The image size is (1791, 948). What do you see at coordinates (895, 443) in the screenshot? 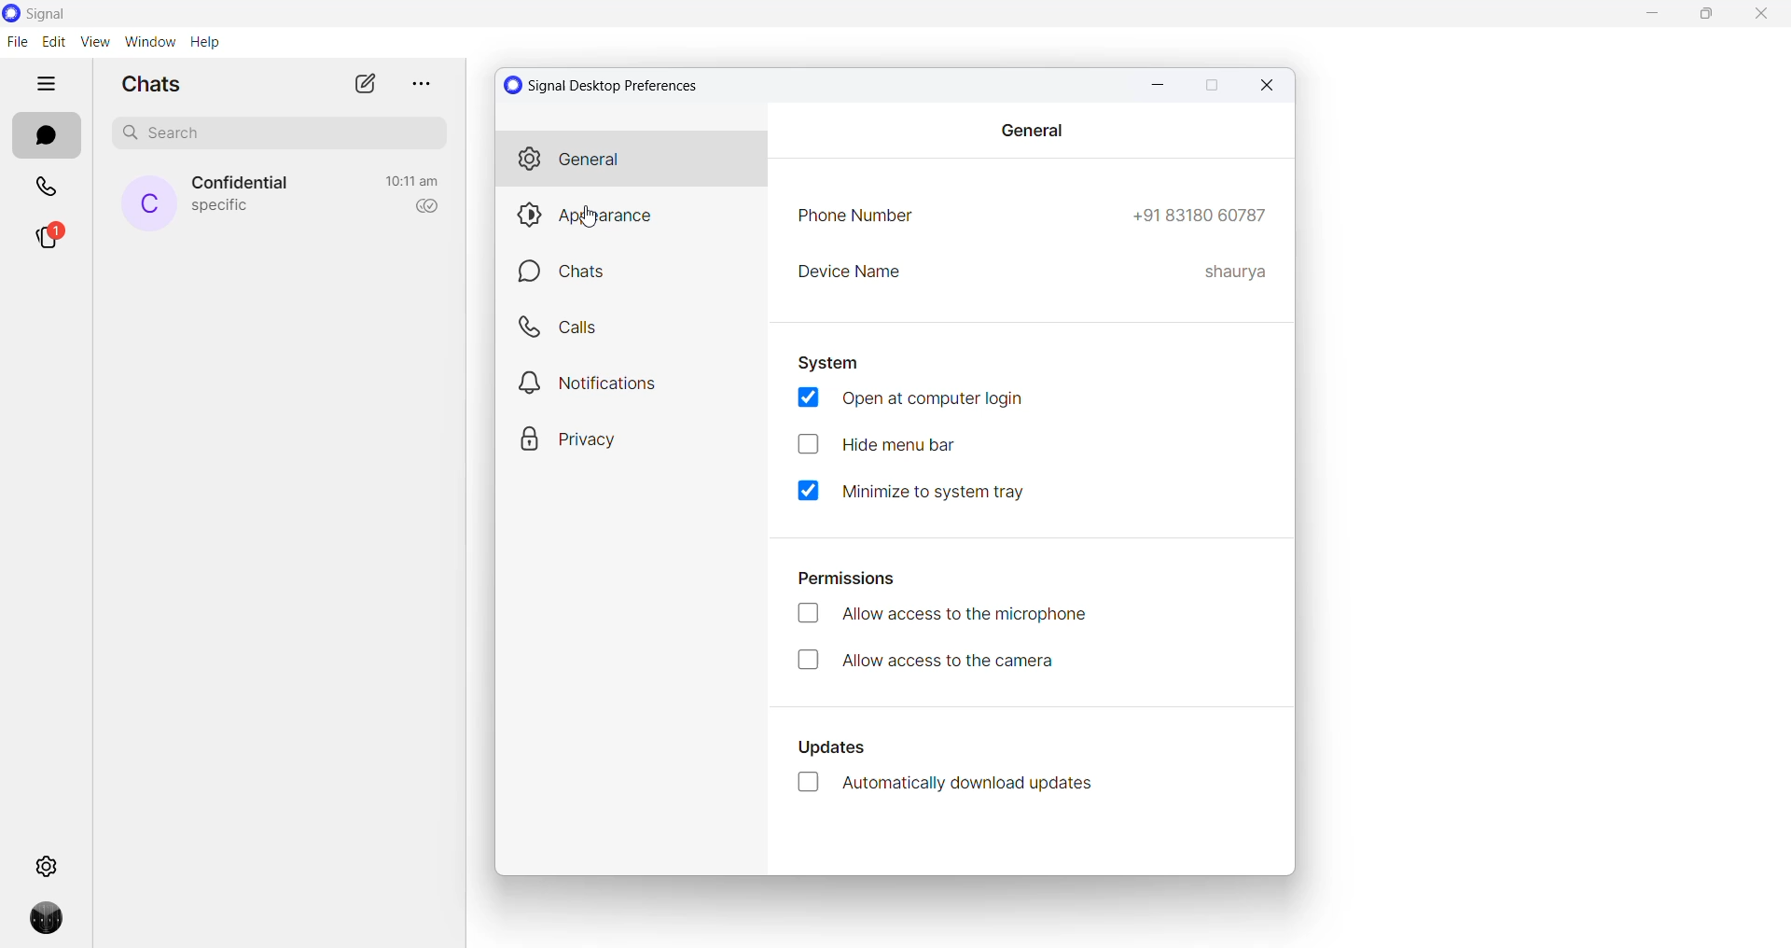
I see `hide menu bar checkbox` at bounding box center [895, 443].